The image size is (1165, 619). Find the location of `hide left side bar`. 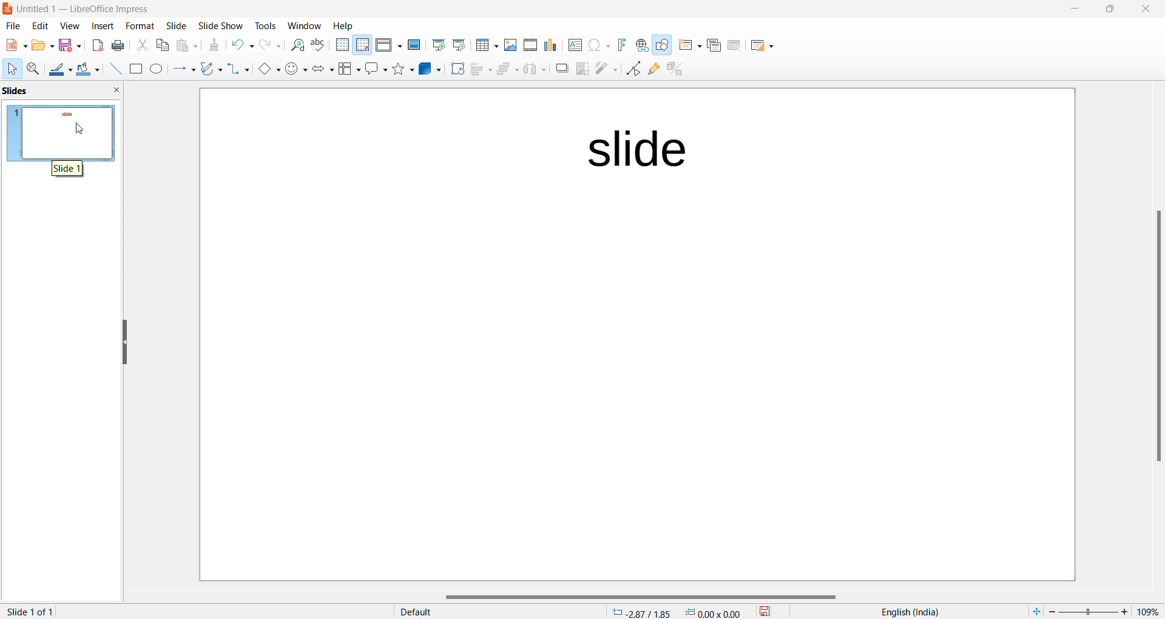

hide left side bar is located at coordinates (126, 343).